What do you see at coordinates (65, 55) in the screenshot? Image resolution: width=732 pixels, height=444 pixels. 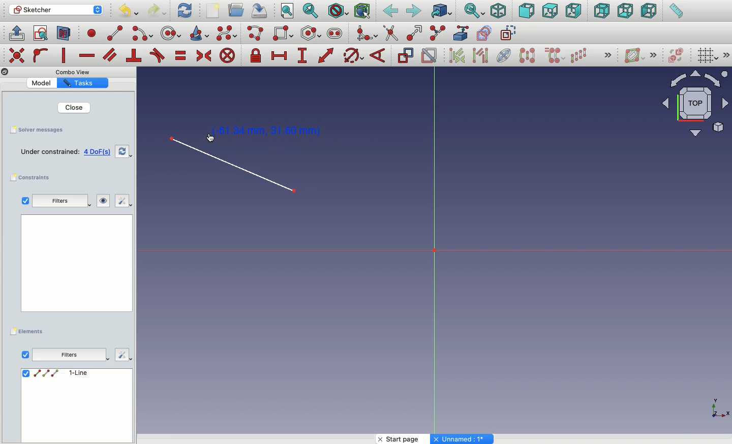 I see `Constrain vertically` at bounding box center [65, 55].